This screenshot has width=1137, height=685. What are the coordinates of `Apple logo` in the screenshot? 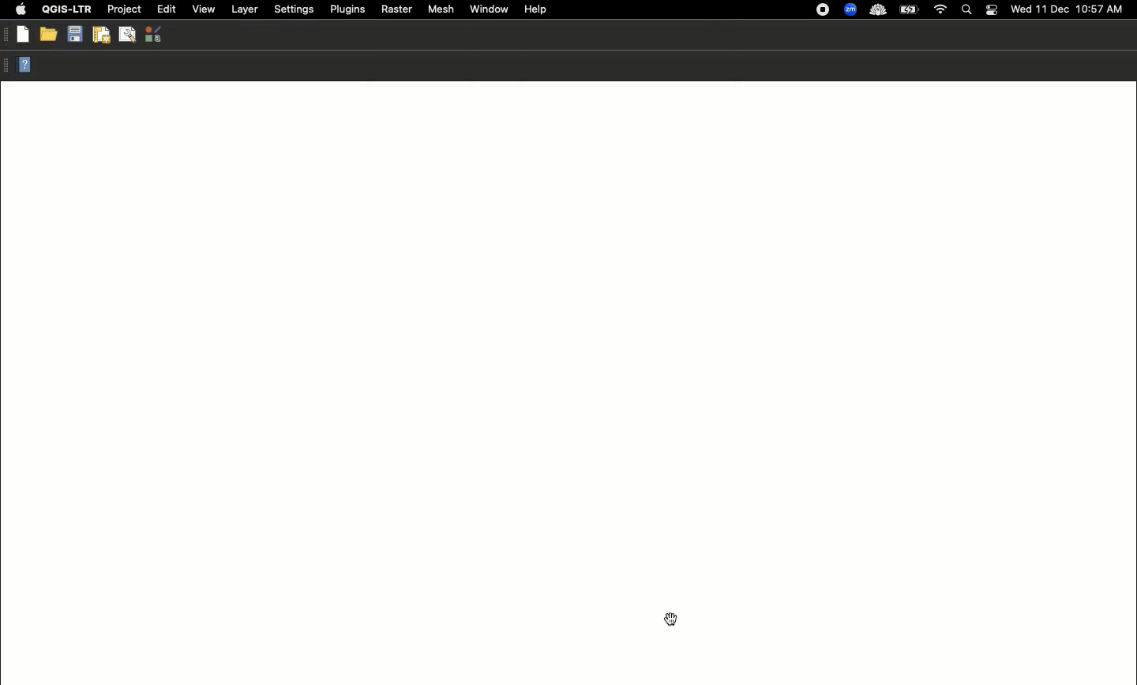 It's located at (21, 10).